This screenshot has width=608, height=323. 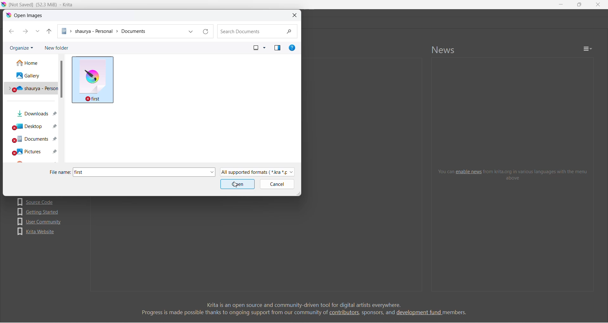 What do you see at coordinates (33, 139) in the screenshot?
I see `documents` at bounding box center [33, 139].